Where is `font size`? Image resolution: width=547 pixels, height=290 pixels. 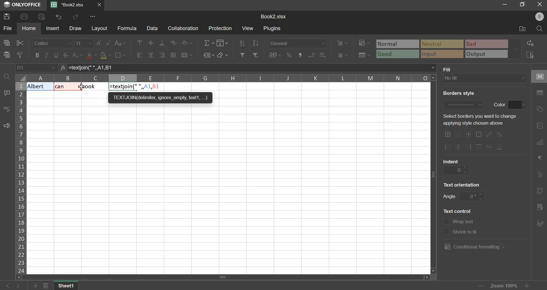
font size is located at coordinates (84, 43).